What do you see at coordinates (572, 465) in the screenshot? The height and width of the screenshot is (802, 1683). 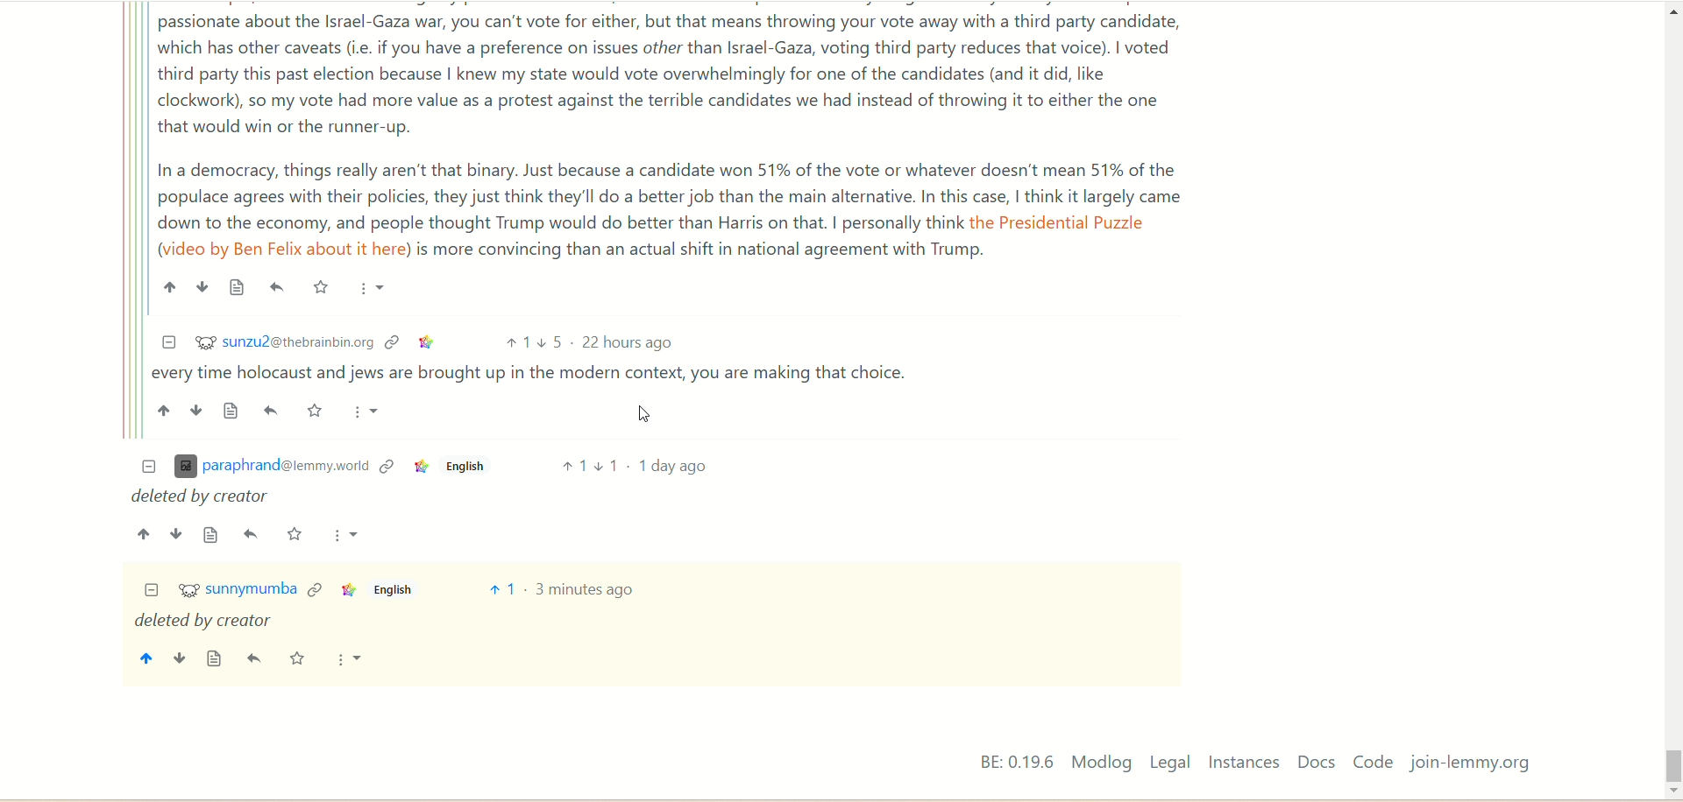 I see ` Upvote 1` at bounding box center [572, 465].